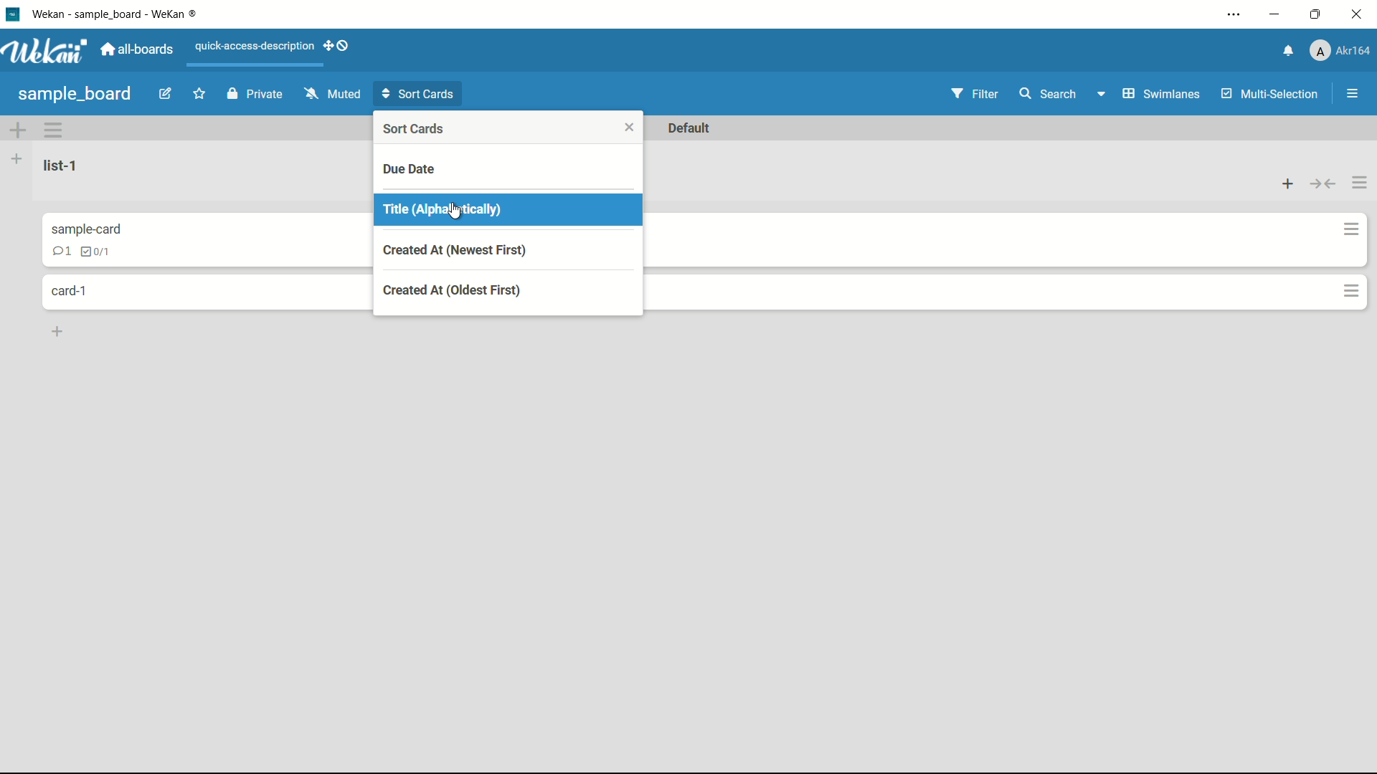 This screenshot has width=1377, height=774. What do you see at coordinates (1353, 94) in the screenshot?
I see `open sidebar or close sidebar` at bounding box center [1353, 94].